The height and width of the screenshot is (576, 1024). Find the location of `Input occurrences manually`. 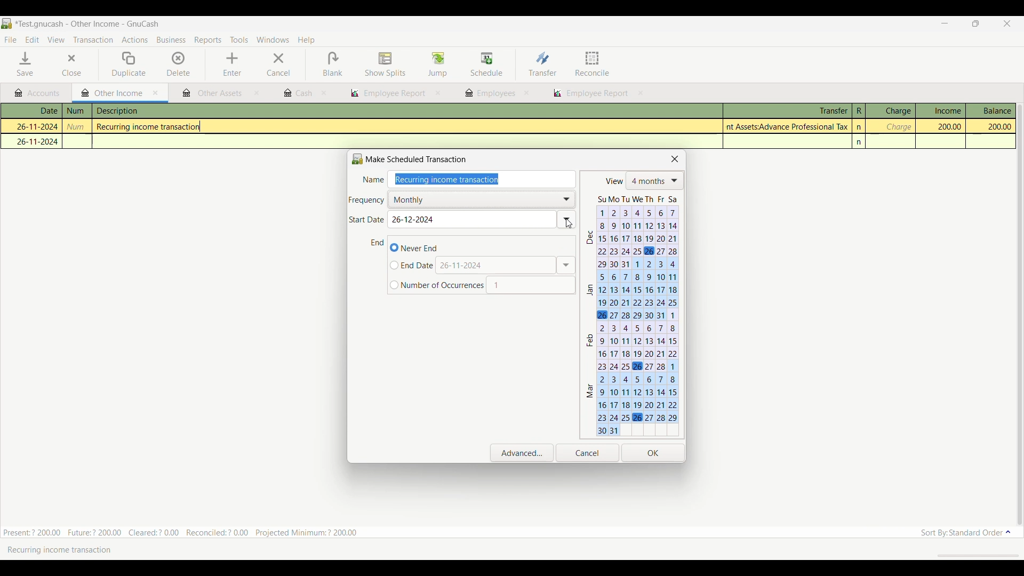

Input occurrences manually is located at coordinates (531, 285).